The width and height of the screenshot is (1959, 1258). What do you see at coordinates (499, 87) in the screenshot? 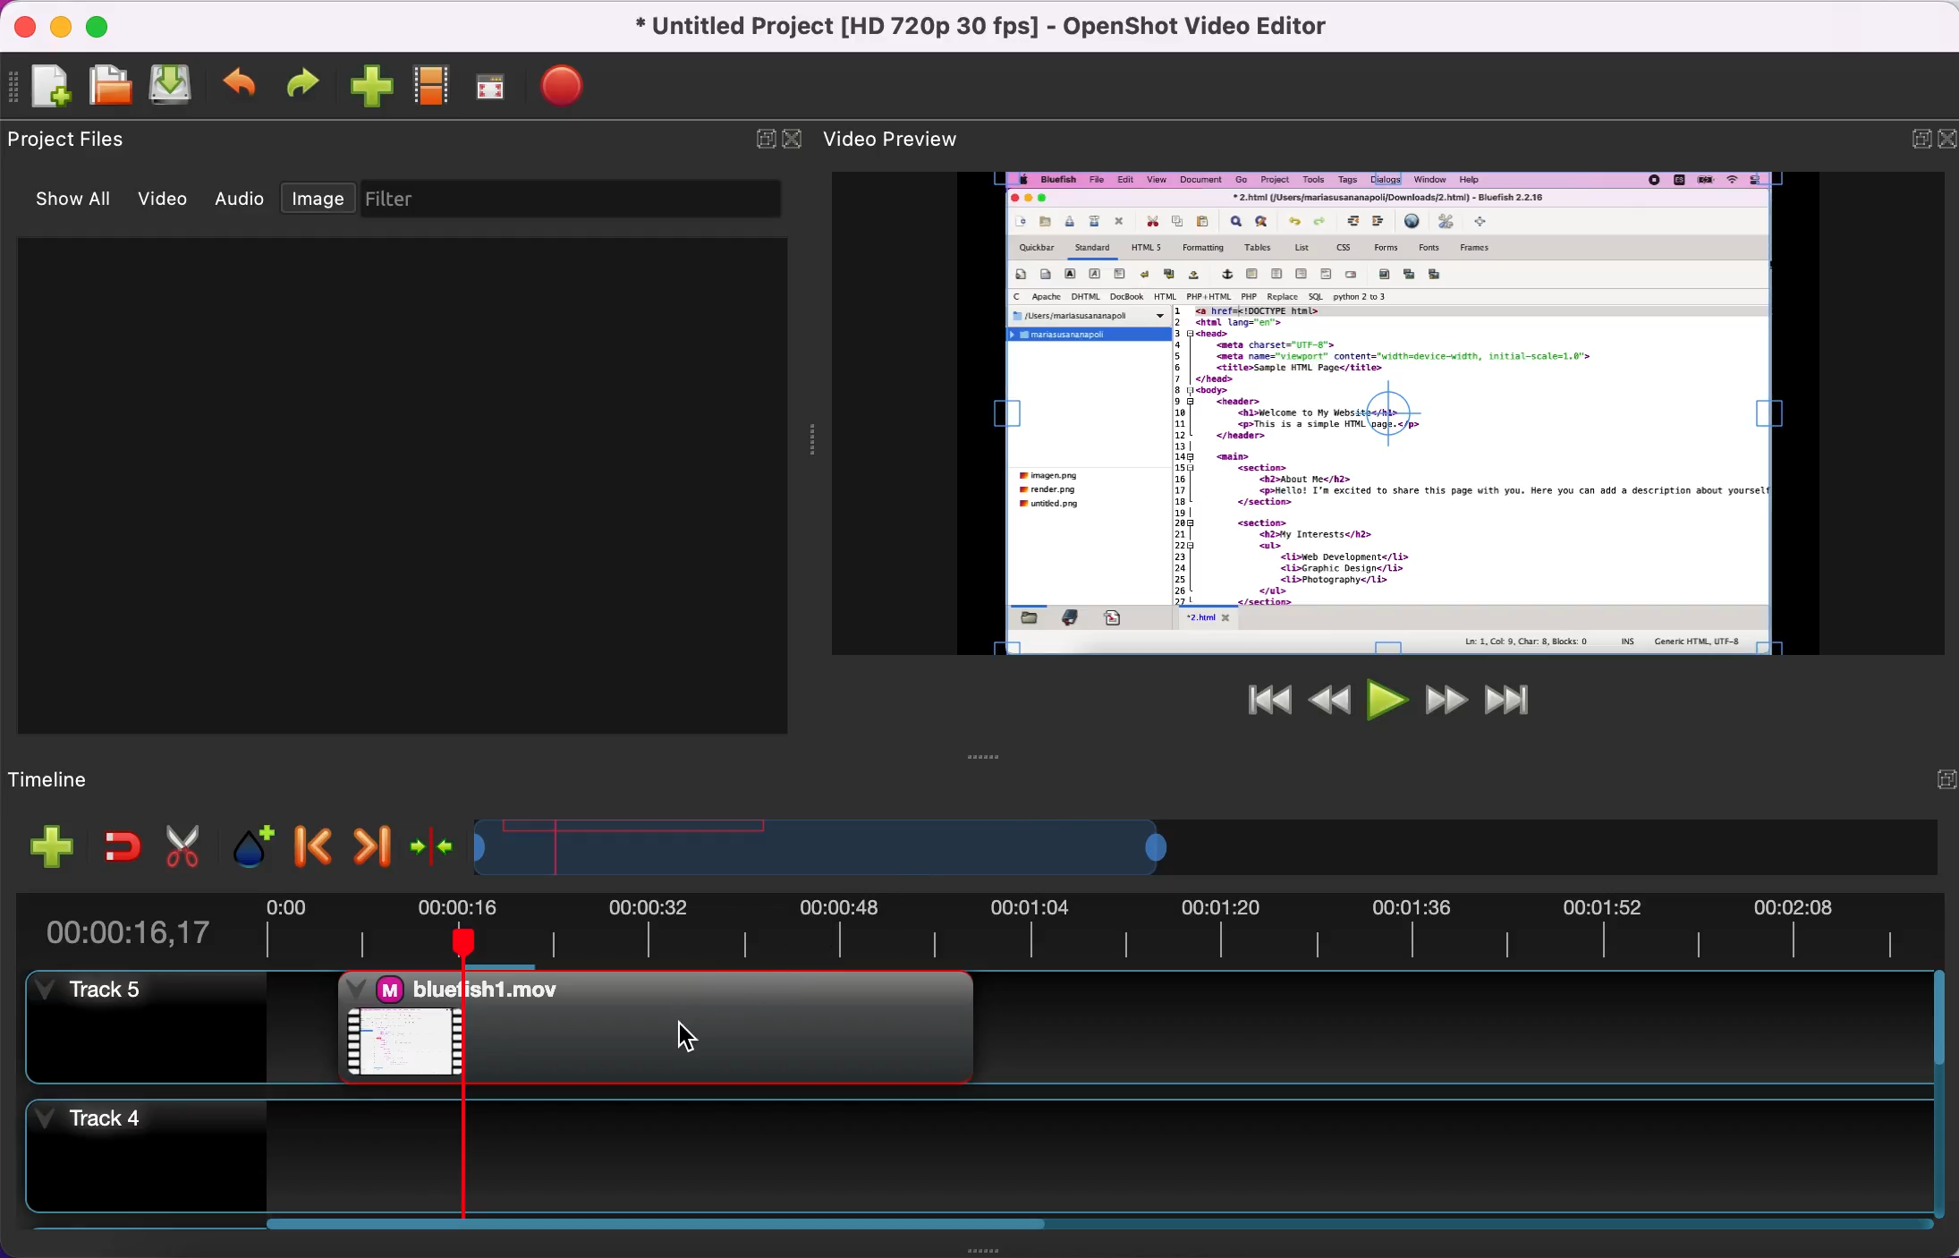
I see `full screen` at bounding box center [499, 87].